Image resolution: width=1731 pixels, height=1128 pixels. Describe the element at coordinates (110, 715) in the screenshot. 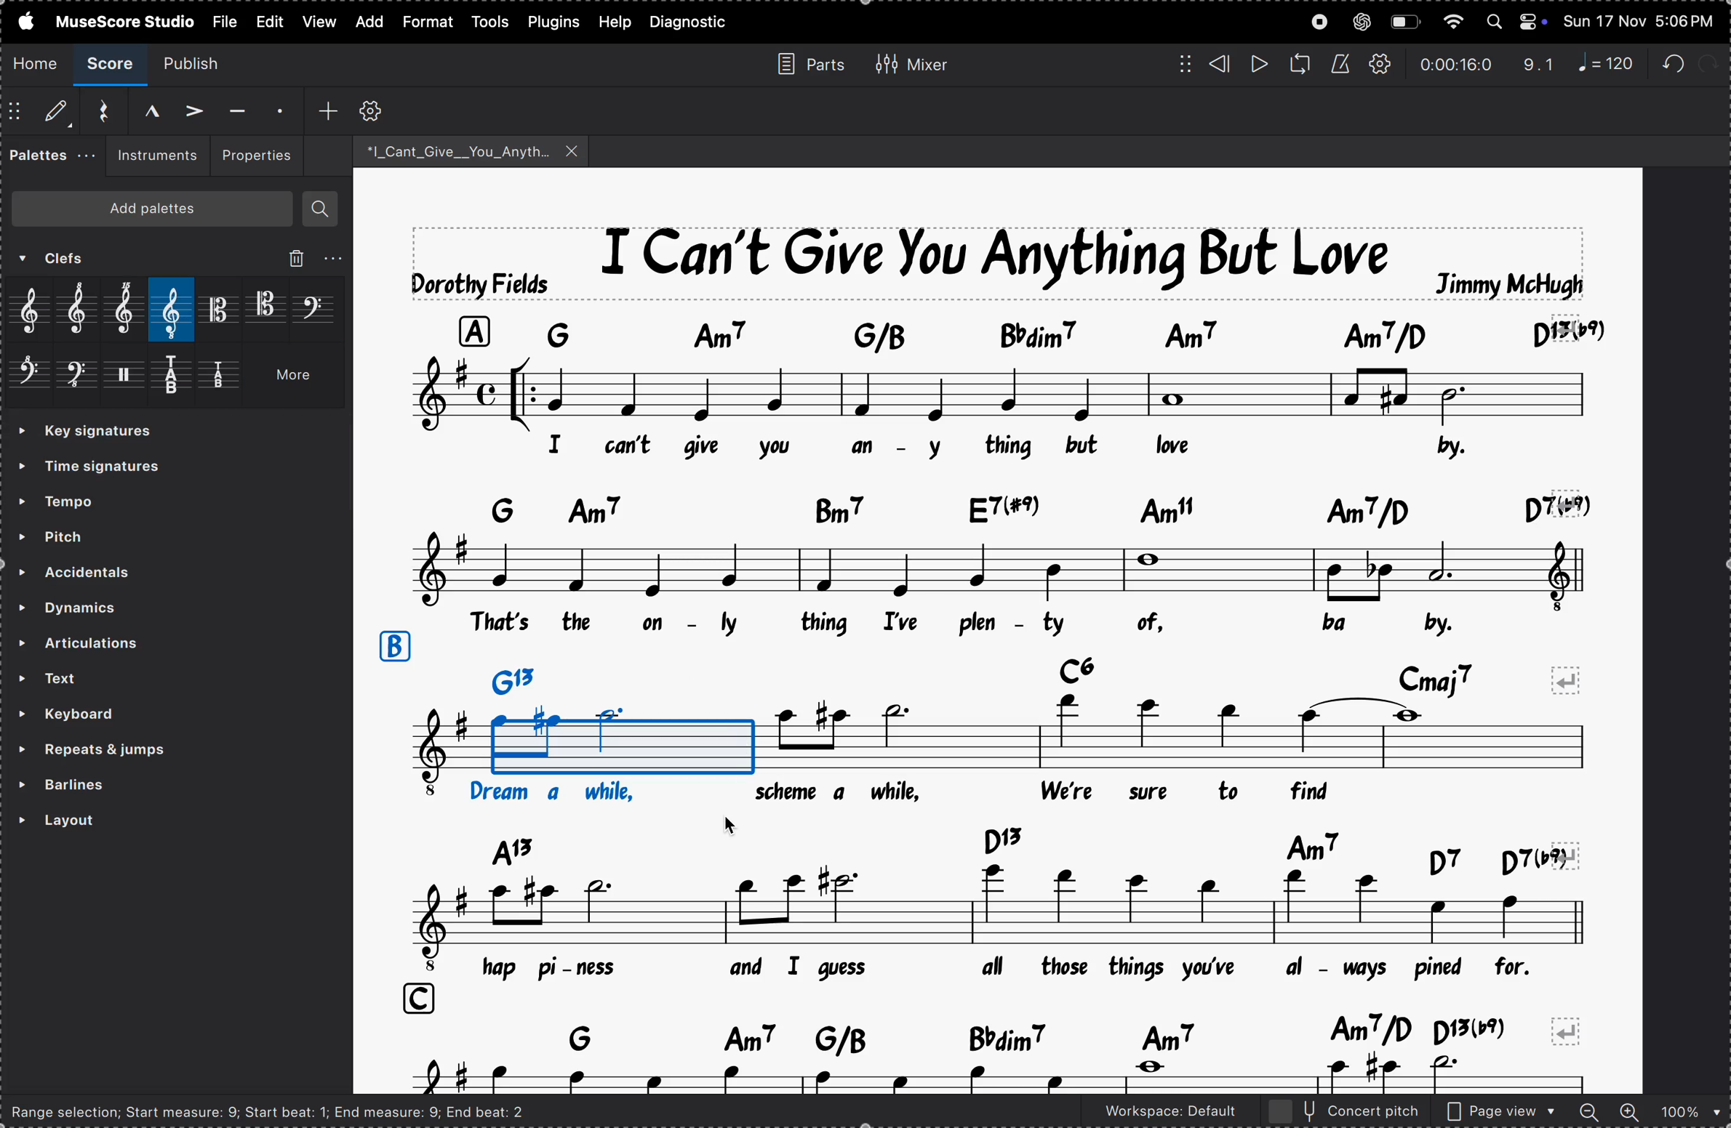

I see `keyboard` at that location.